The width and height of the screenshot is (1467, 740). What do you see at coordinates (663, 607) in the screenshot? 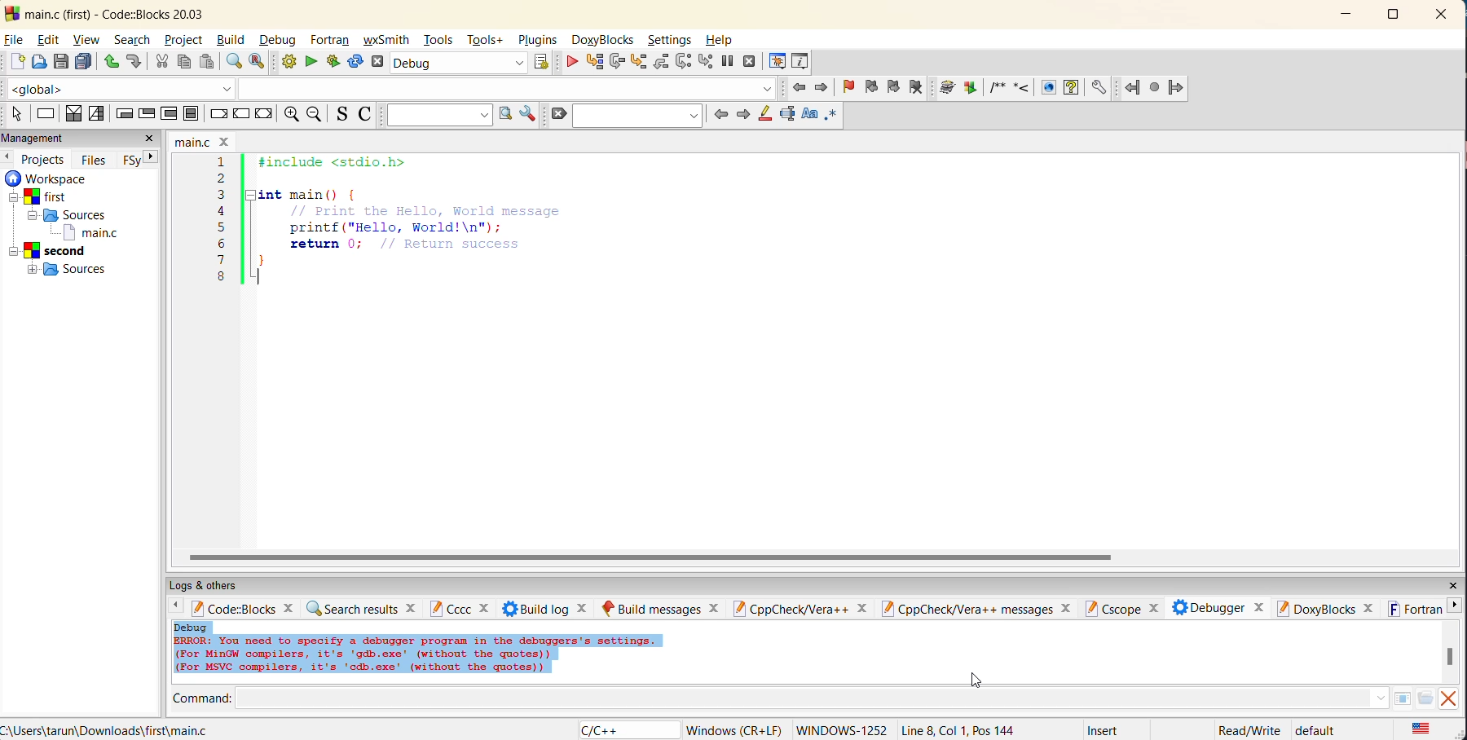
I see `build messages` at bounding box center [663, 607].